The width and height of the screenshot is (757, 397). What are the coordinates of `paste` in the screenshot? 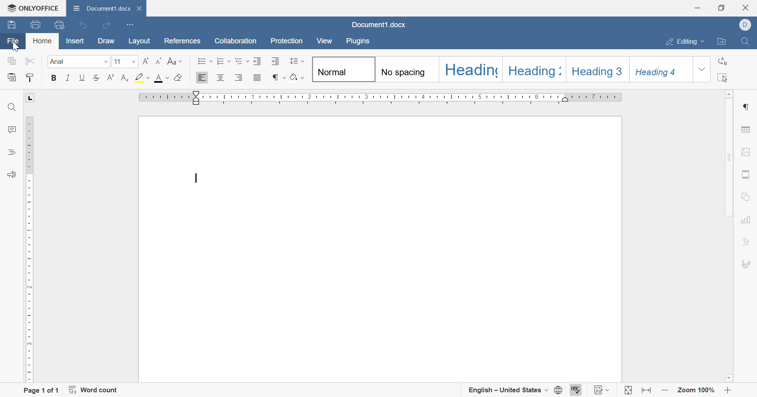 It's located at (13, 78).